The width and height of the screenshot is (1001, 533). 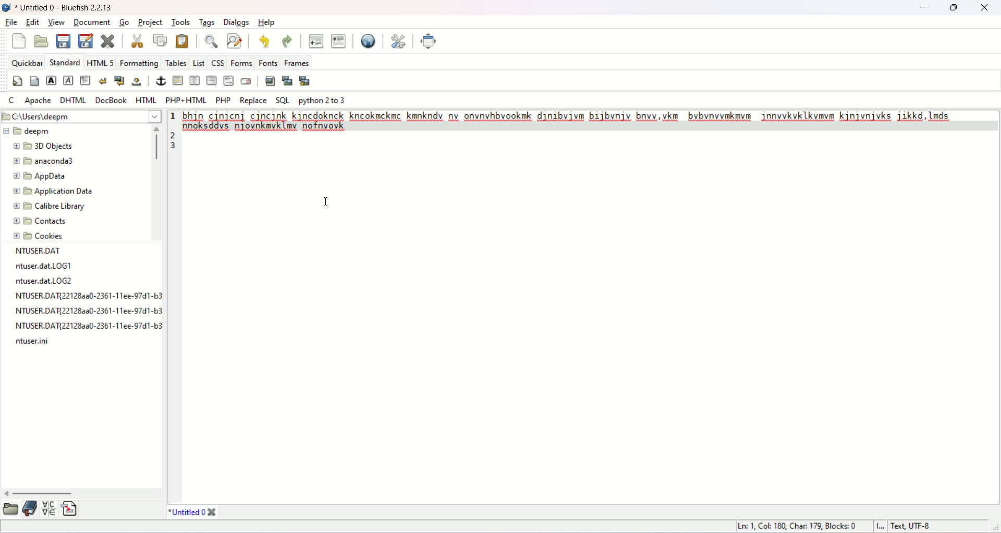 I want to click on python 2 to 3, so click(x=323, y=100).